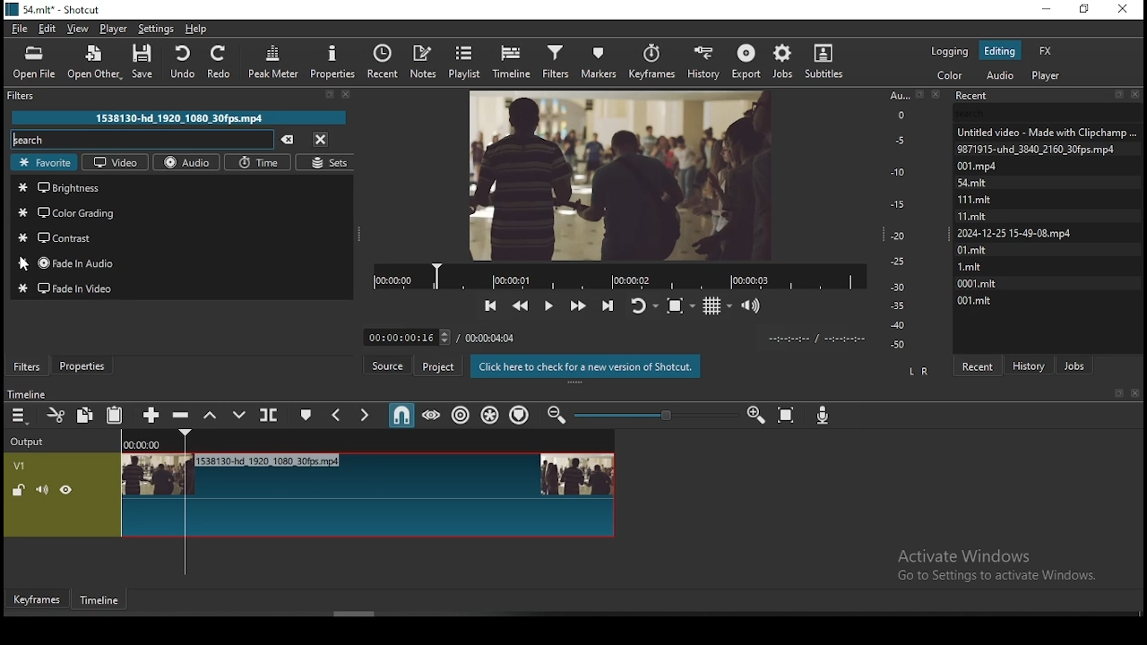  I want to click on close menu, so click(319, 138).